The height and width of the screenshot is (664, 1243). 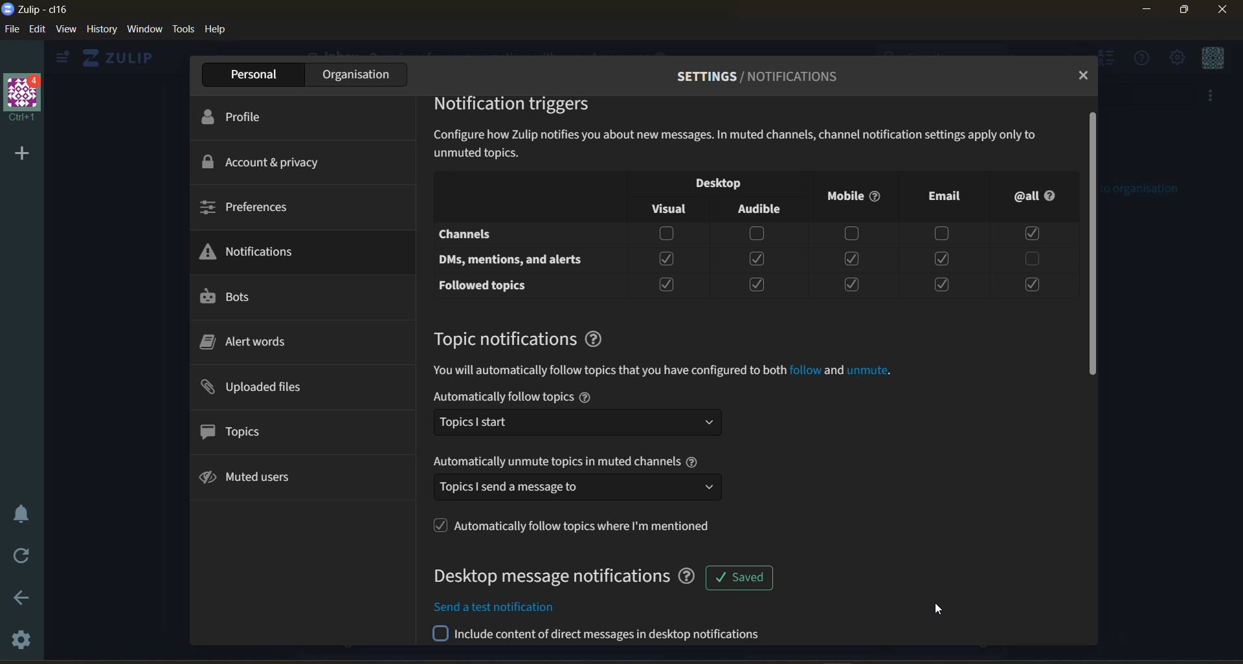 I want to click on Checkbox, so click(x=666, y=284).